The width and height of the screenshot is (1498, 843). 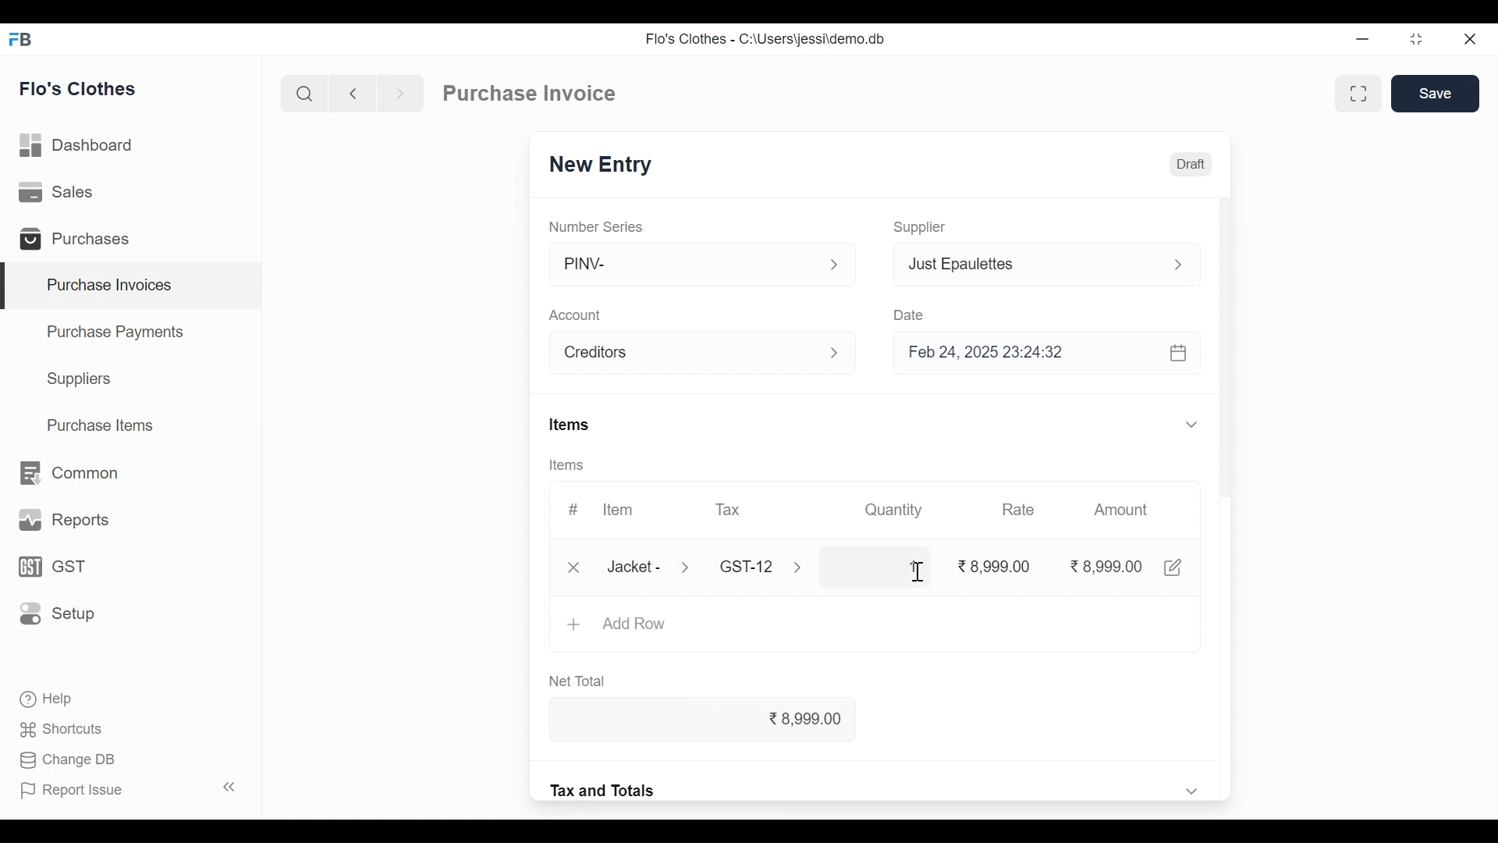 What do you see at coordinates (995, 567) in the screenshot?
I see `8,999.00` at bounding box center [995, 567].